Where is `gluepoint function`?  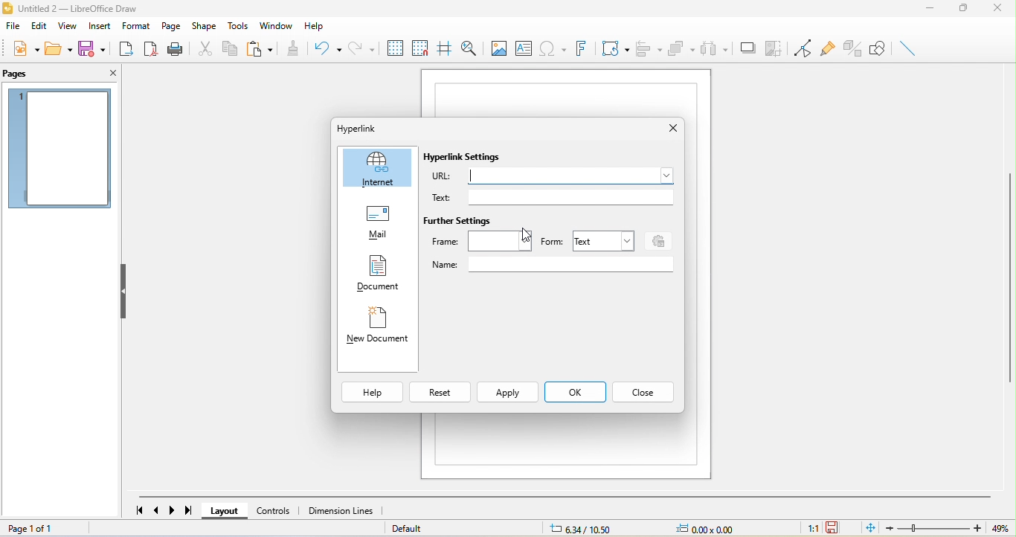 gluepoint function is located at coordinates (826, 48).